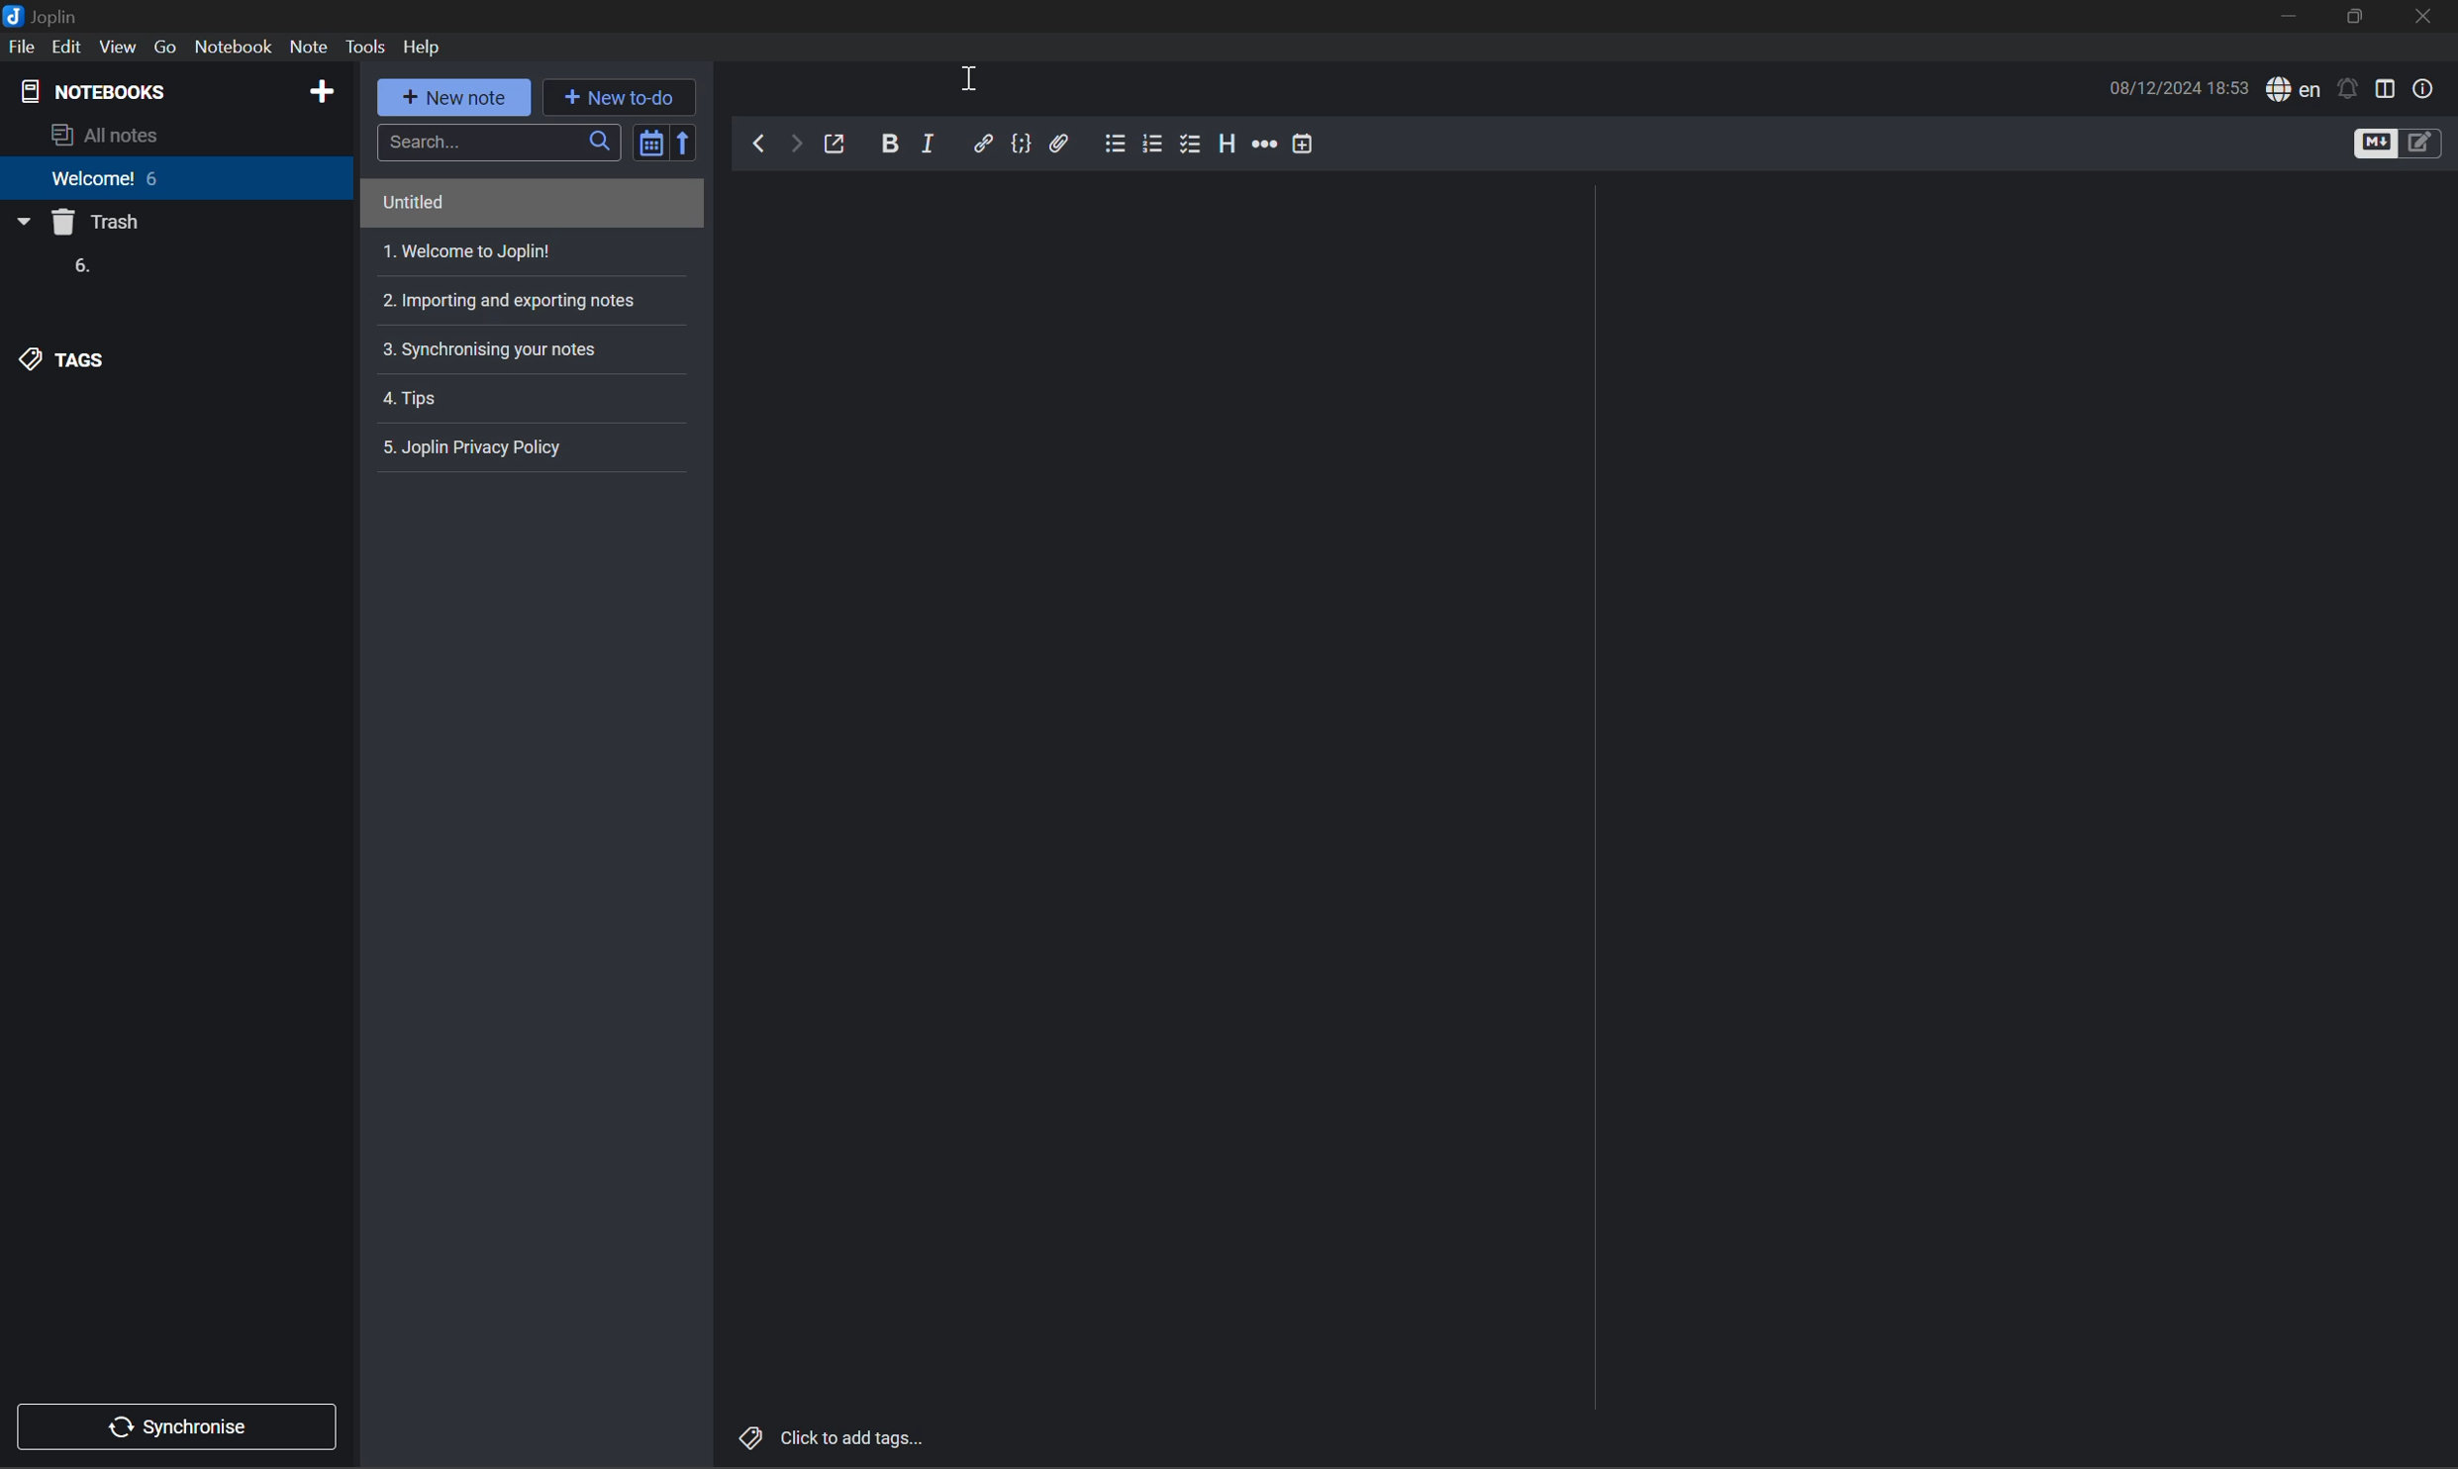  I want to click on New to-do, so click(629, 97).